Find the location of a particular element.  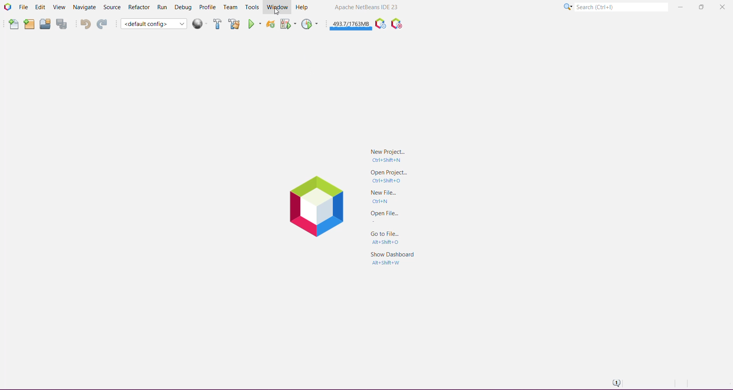

Set Project Configuration is located at coordinates (153, 24).